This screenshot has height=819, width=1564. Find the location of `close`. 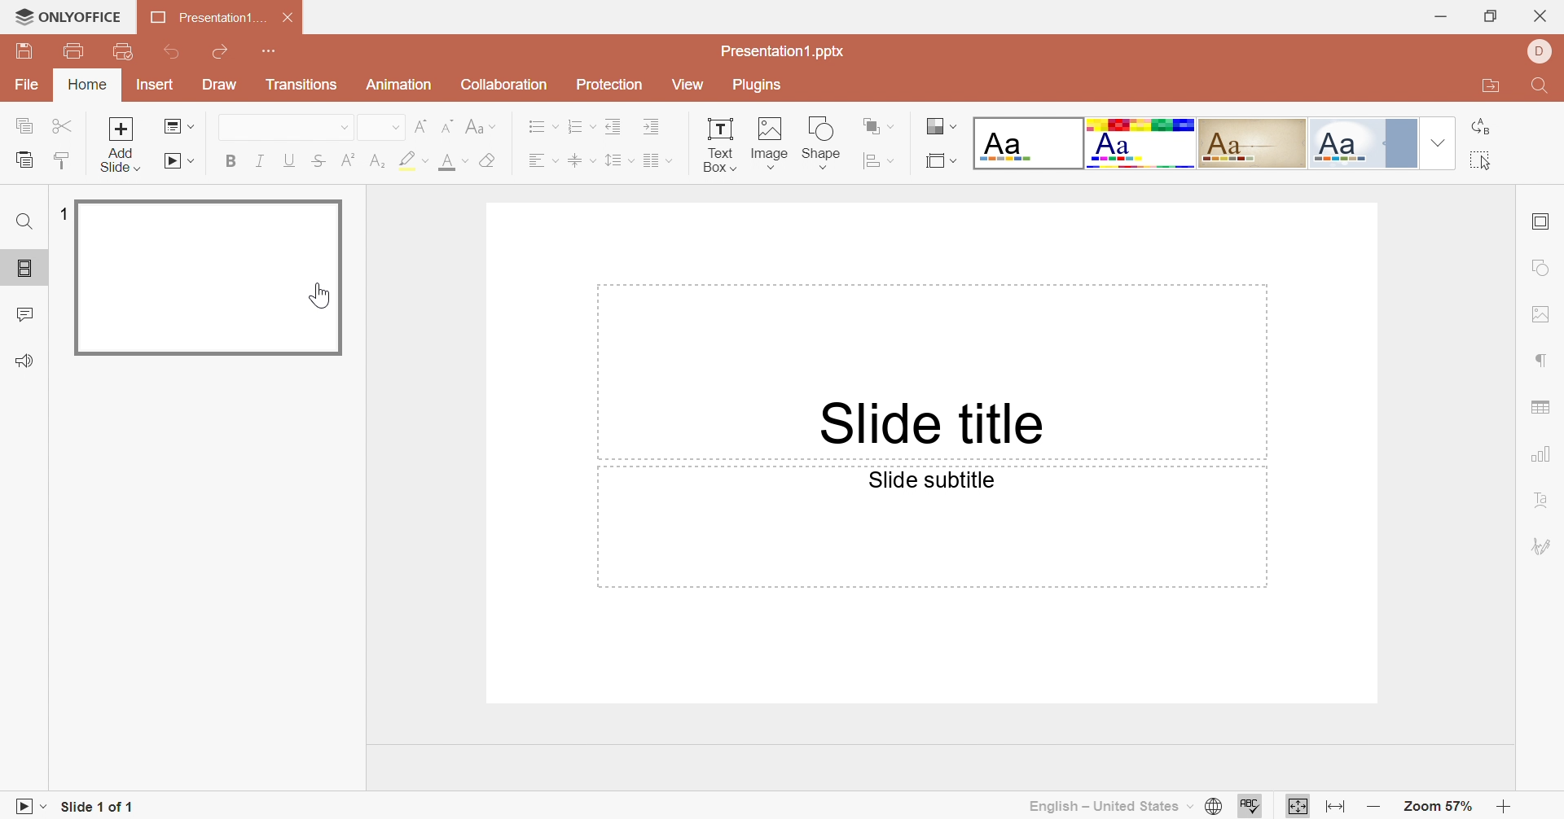

close is located at coordinates (1543, 14).